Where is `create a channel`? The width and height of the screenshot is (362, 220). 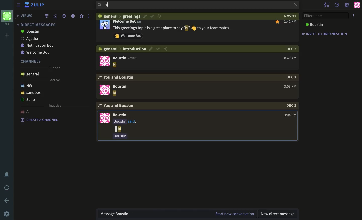
create a channel is located at coordinates (39, 120).